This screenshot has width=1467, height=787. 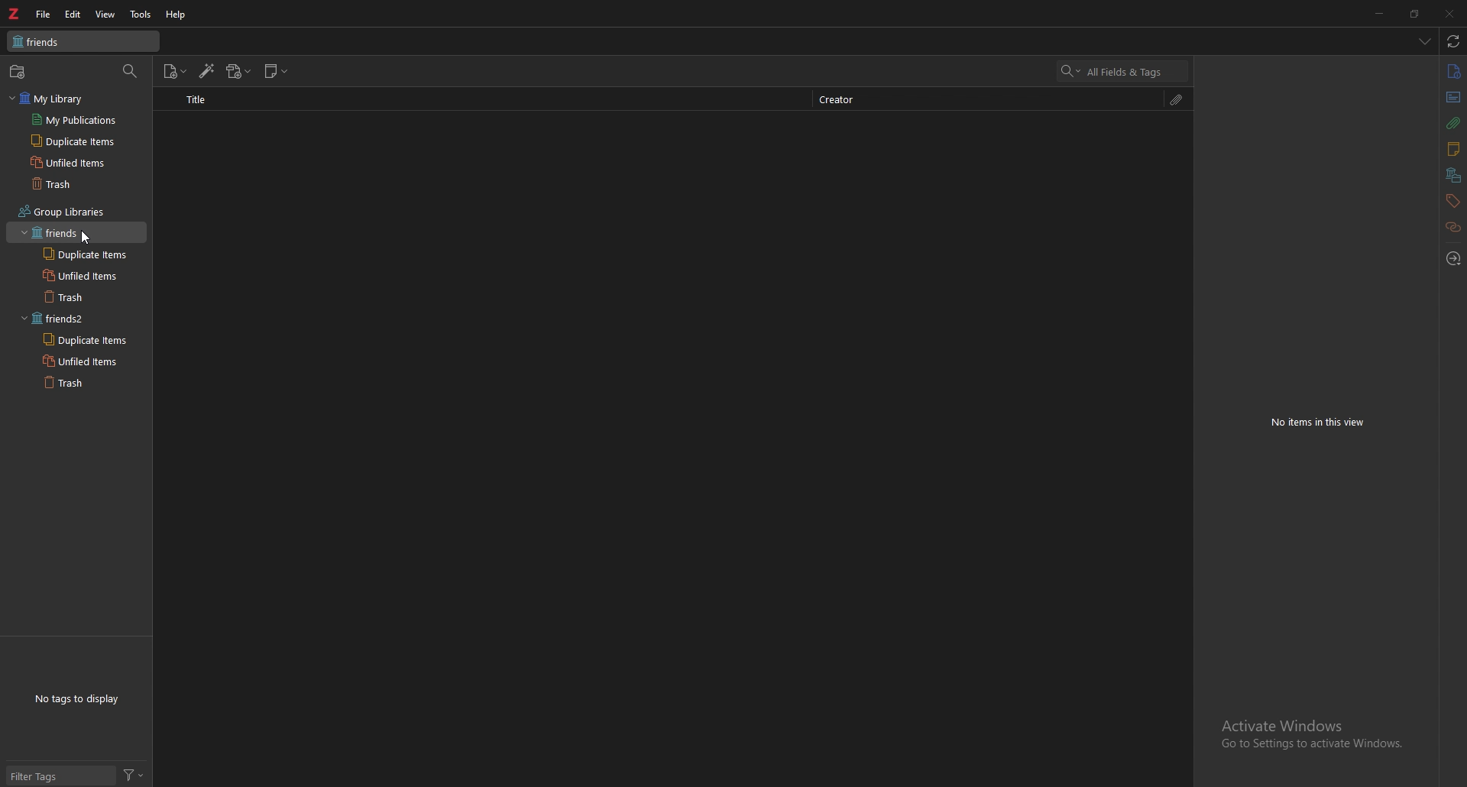 What do you see at coordinates (44, 15) in the screenshot?
I see `file` at bounding box center [44, 15].